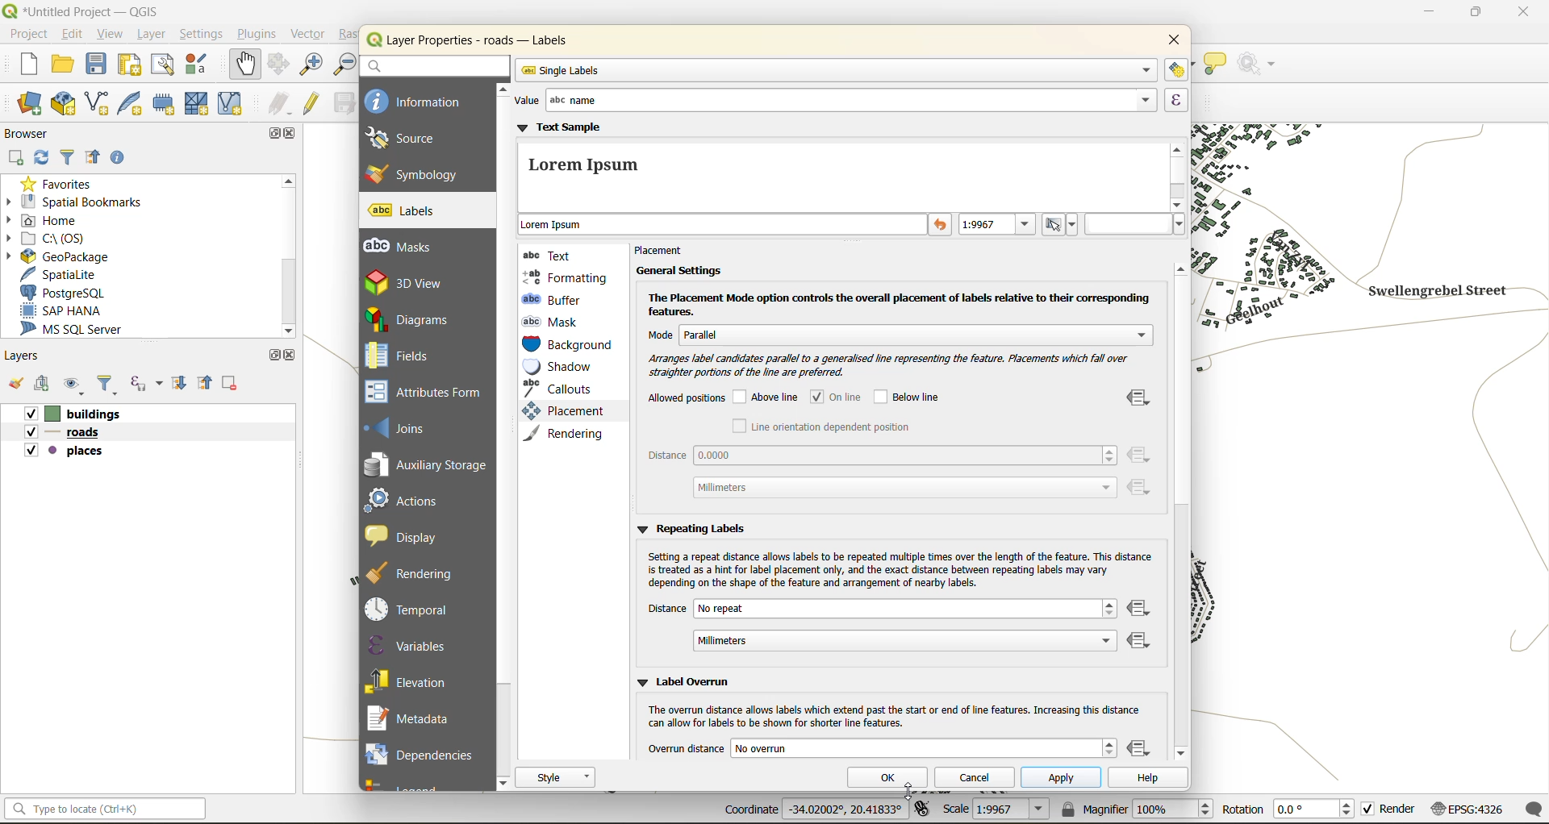 This screenshot has width=1549, height=824. I want to click on above line unchecked, so click(768, 398).